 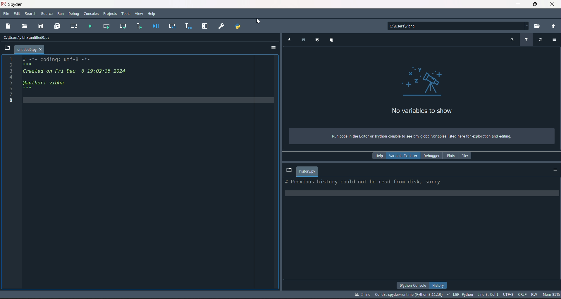 What do you see at coordinates (123, 26) in the screenshot?
I see `run current cell and go to next` at bounding box center [123, 26].